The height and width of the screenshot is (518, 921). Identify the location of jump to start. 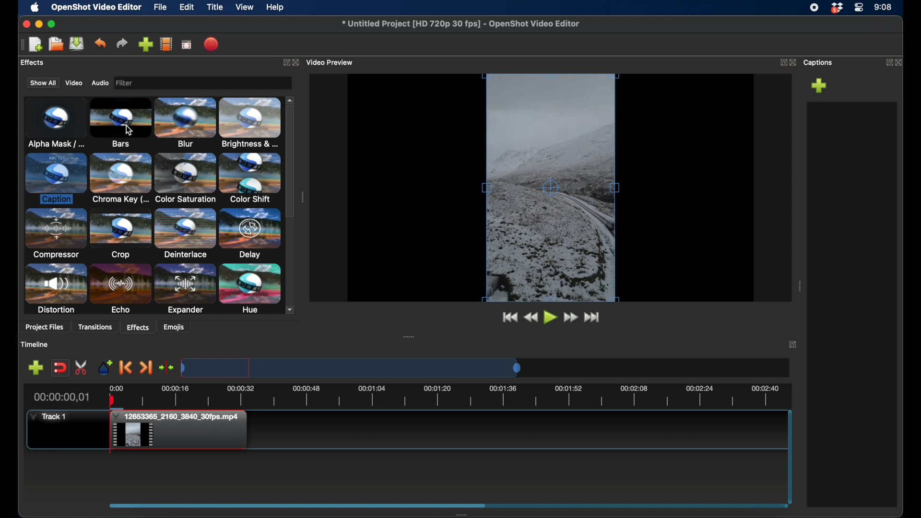
(508, 317).